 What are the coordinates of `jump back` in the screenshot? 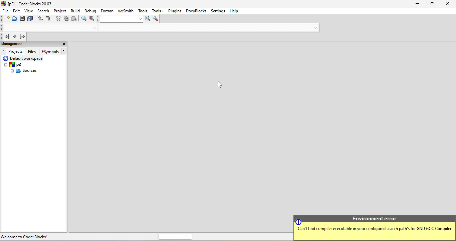 It's located at (7, 37).